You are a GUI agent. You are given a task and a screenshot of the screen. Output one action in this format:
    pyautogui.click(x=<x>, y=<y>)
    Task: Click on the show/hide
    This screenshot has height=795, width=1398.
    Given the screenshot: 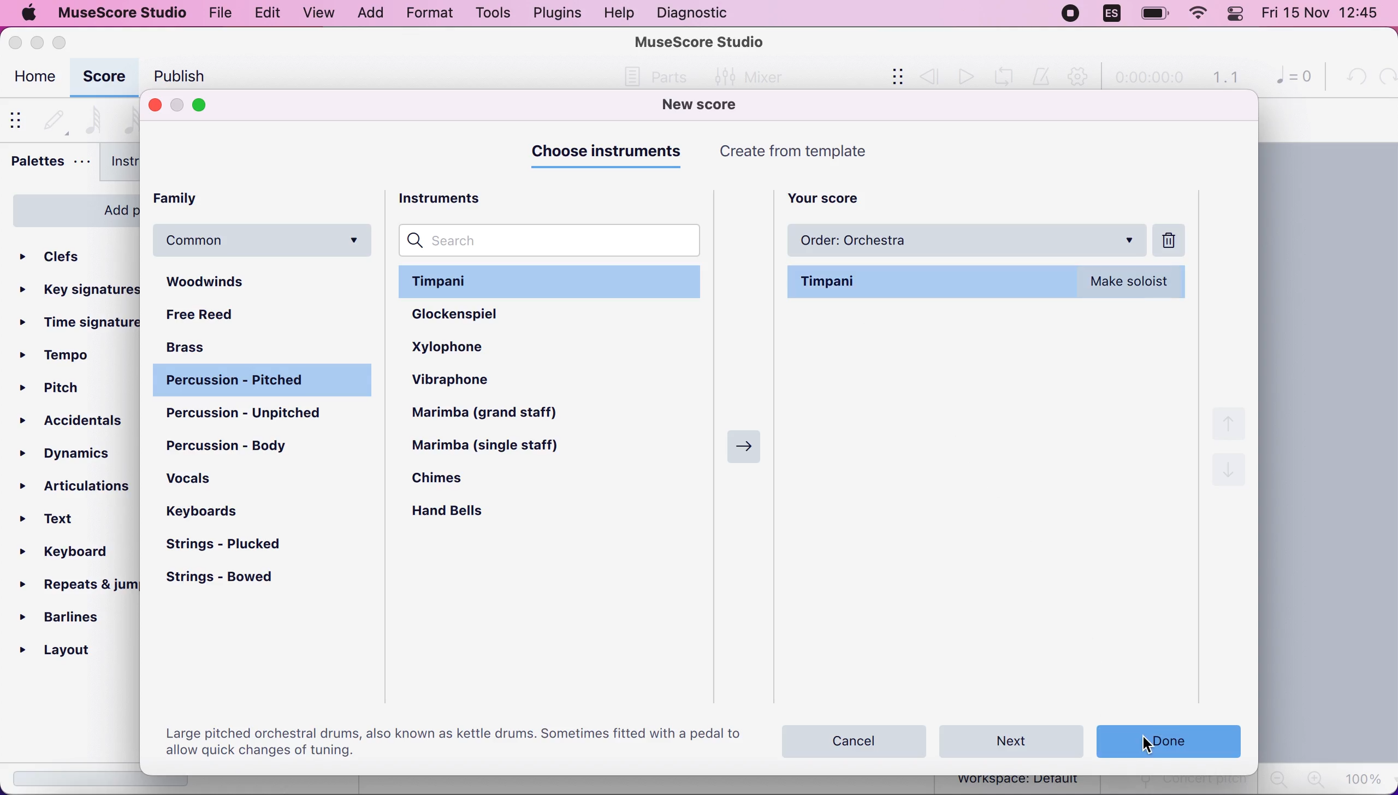 What is the action you would take?
    pyautogui.click(x=19, y=119)
    